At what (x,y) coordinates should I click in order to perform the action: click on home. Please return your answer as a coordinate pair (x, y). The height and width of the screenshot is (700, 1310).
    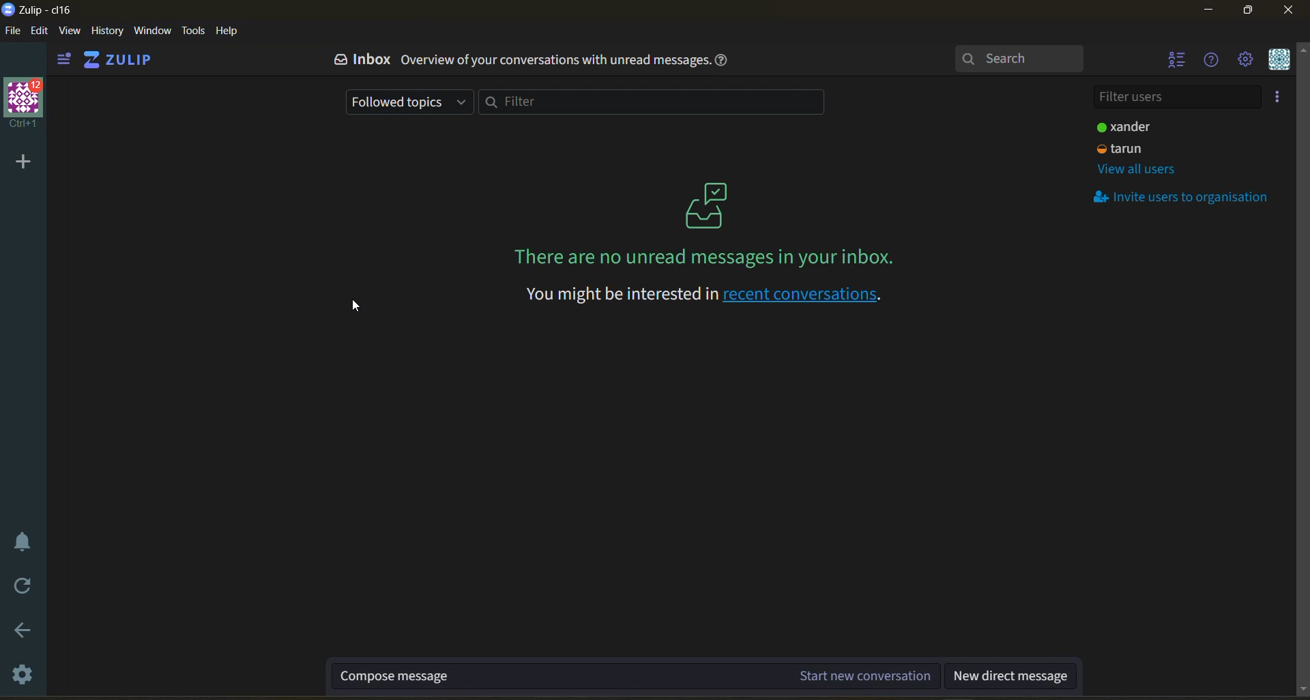
    Looking at the image, I should click on (126, 59).